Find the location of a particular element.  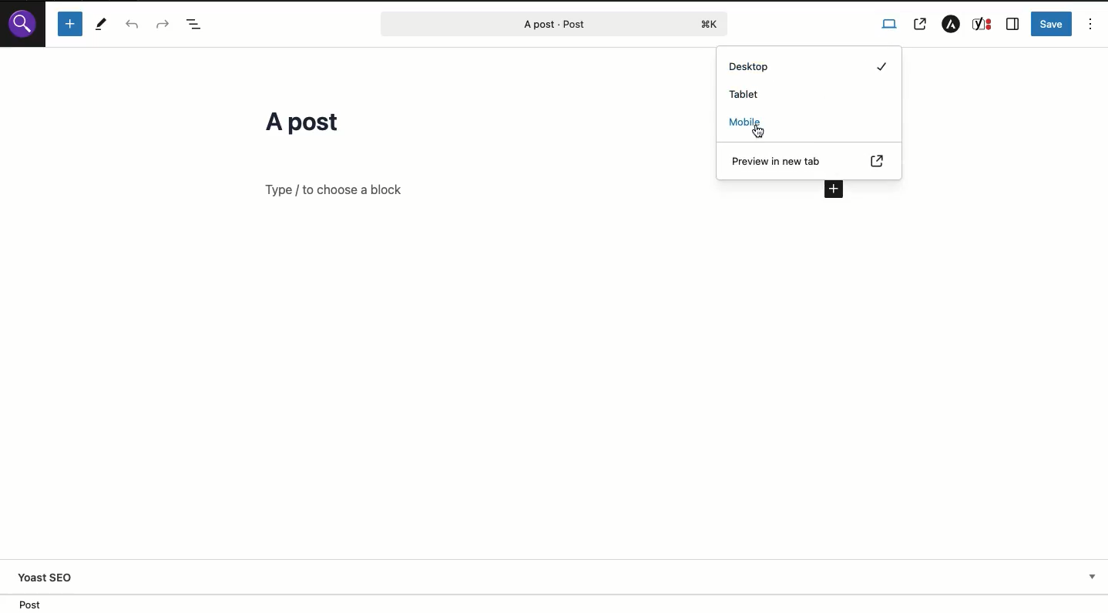

Tools is located at coordinates (100, 25).